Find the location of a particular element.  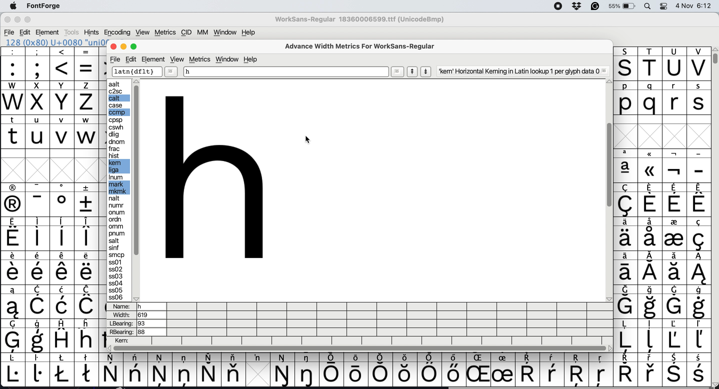

special characters is located at coordinates (663, 272).